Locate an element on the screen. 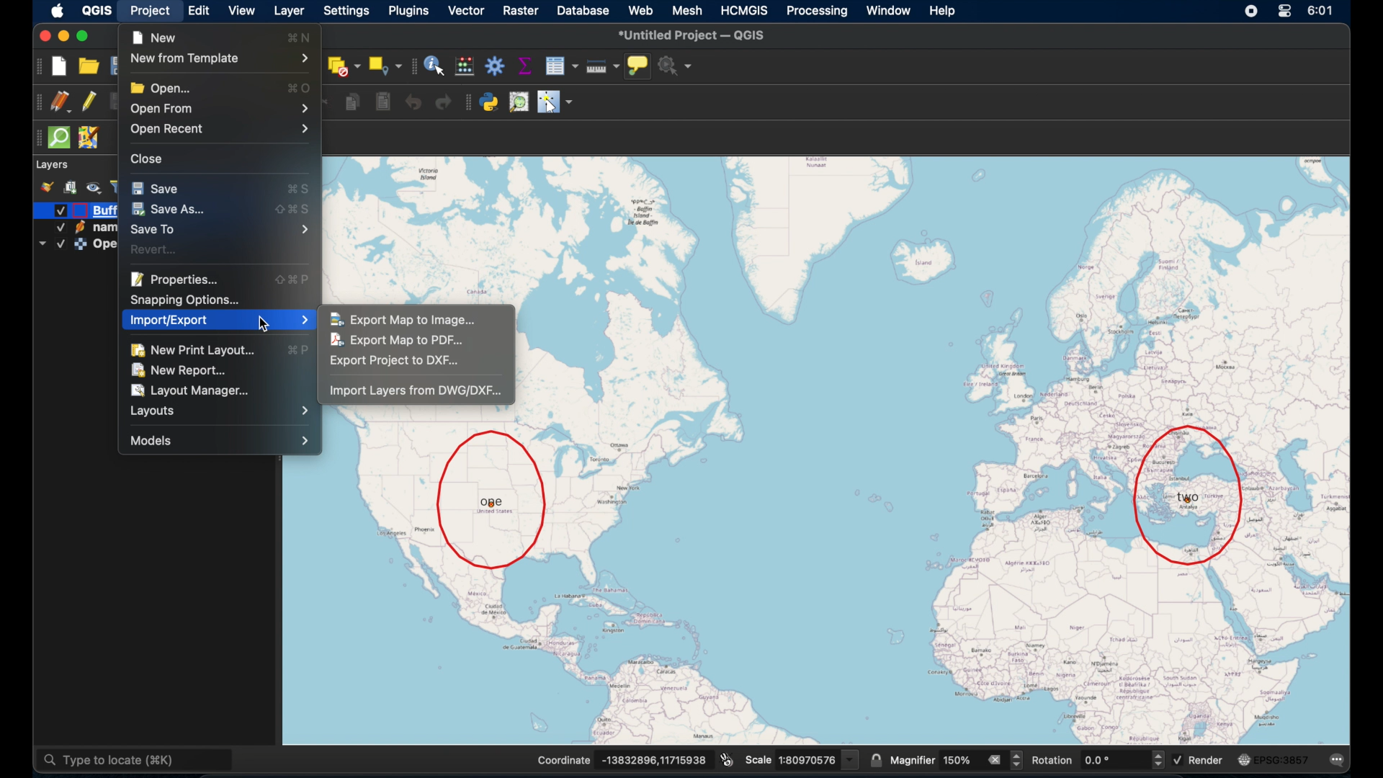 This screenshot has height=778, width=1383. close is located at coordinates (42, 35).